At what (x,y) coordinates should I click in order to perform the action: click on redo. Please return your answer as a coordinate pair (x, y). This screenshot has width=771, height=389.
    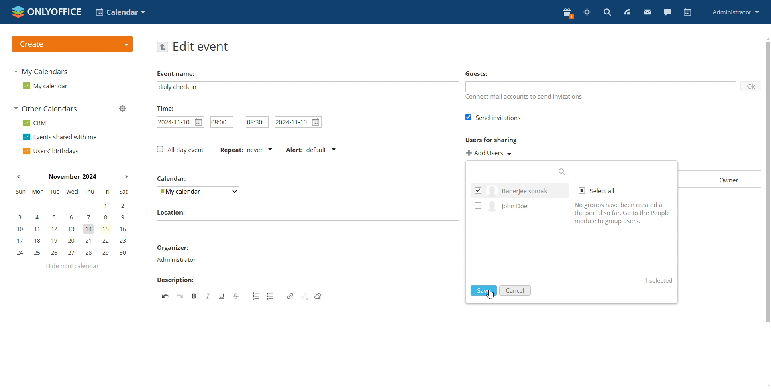
    Looking at the image, I should click on (181, 296).